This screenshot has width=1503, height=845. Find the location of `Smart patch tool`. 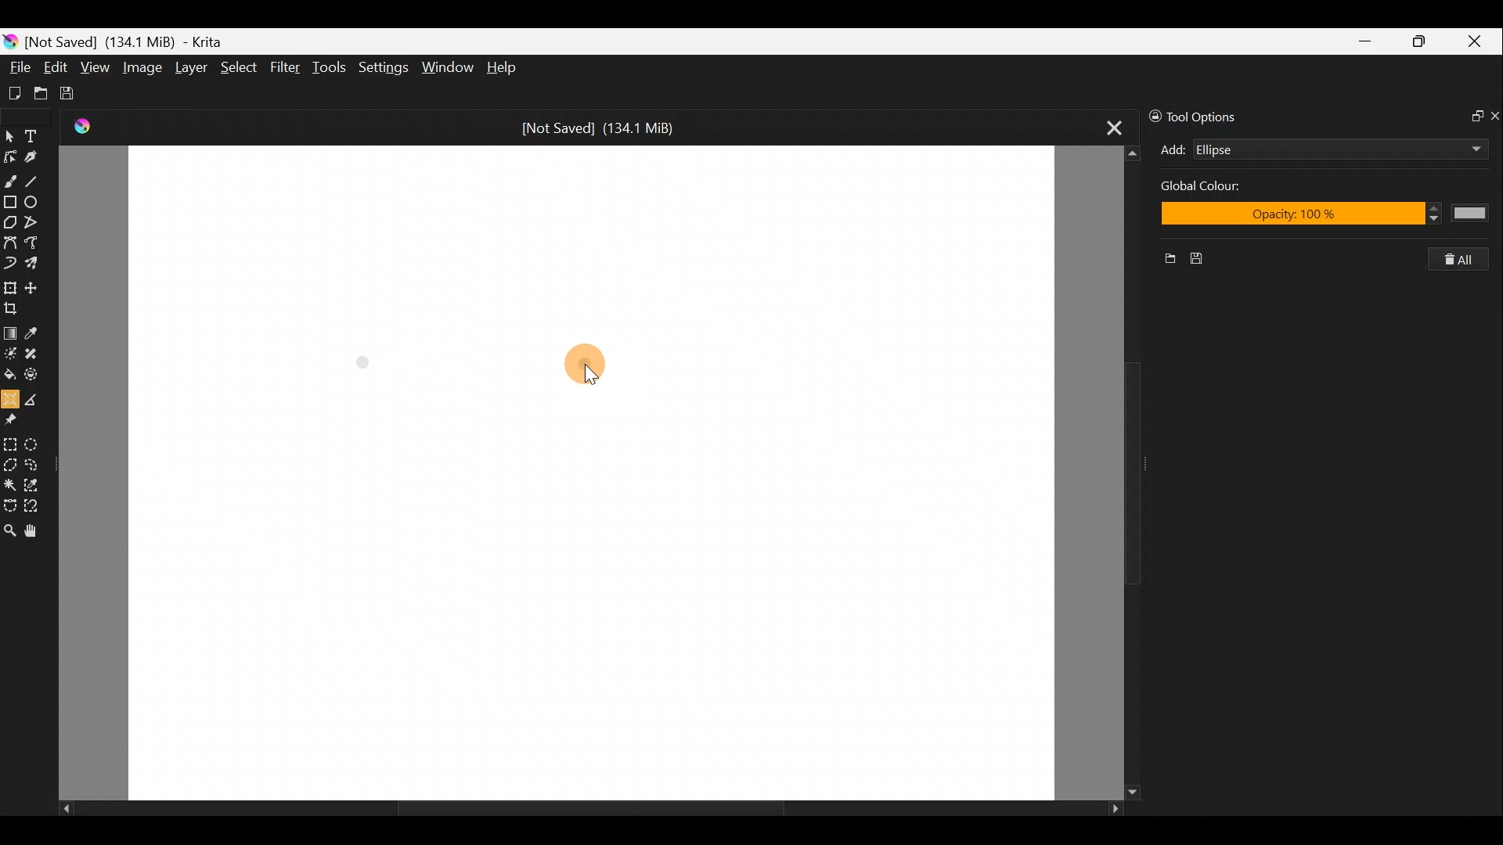

Smart patch tool is located at coordinates (38, 356).